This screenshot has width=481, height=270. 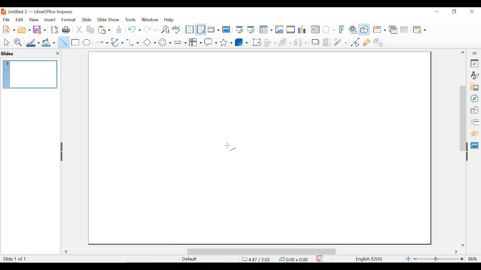 What do you see at coordinates (279, 30) in the screenshot?
I see `Insert Image` at bounding box center [279, 30].